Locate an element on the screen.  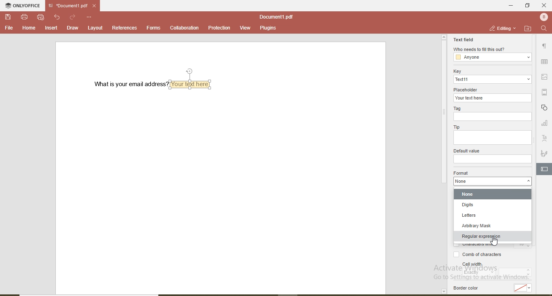
quick print is located at coordinates (41, 17).